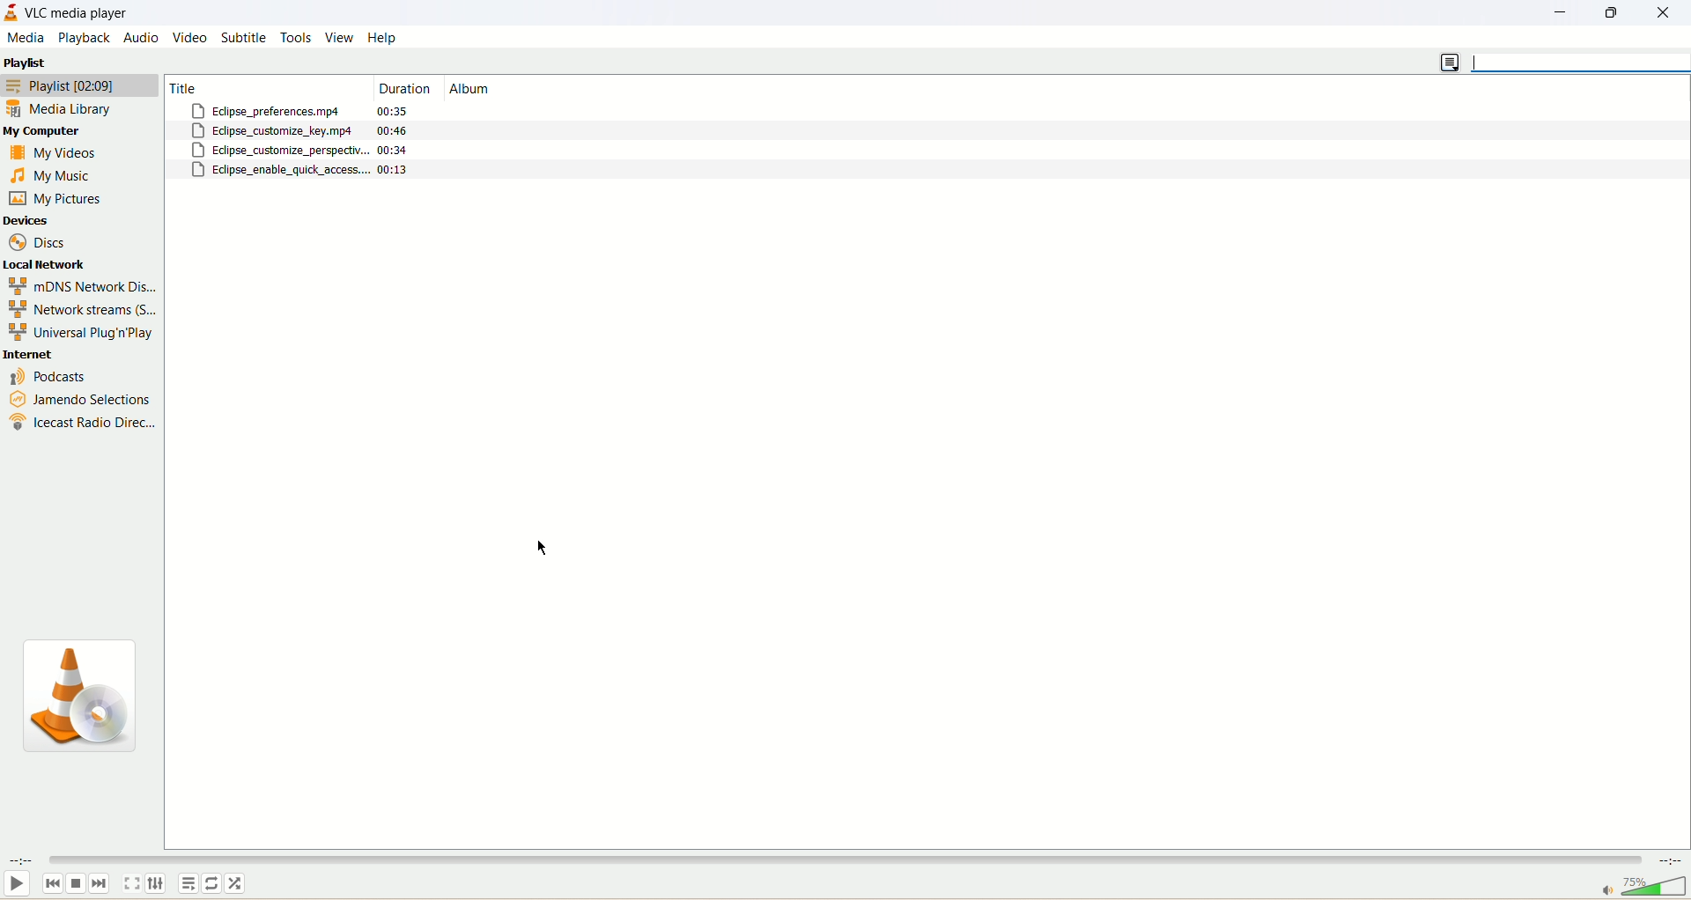  Describe the element at coordinates (133, 885) in the screenshot. I see `toggle fullscreen` at that location.